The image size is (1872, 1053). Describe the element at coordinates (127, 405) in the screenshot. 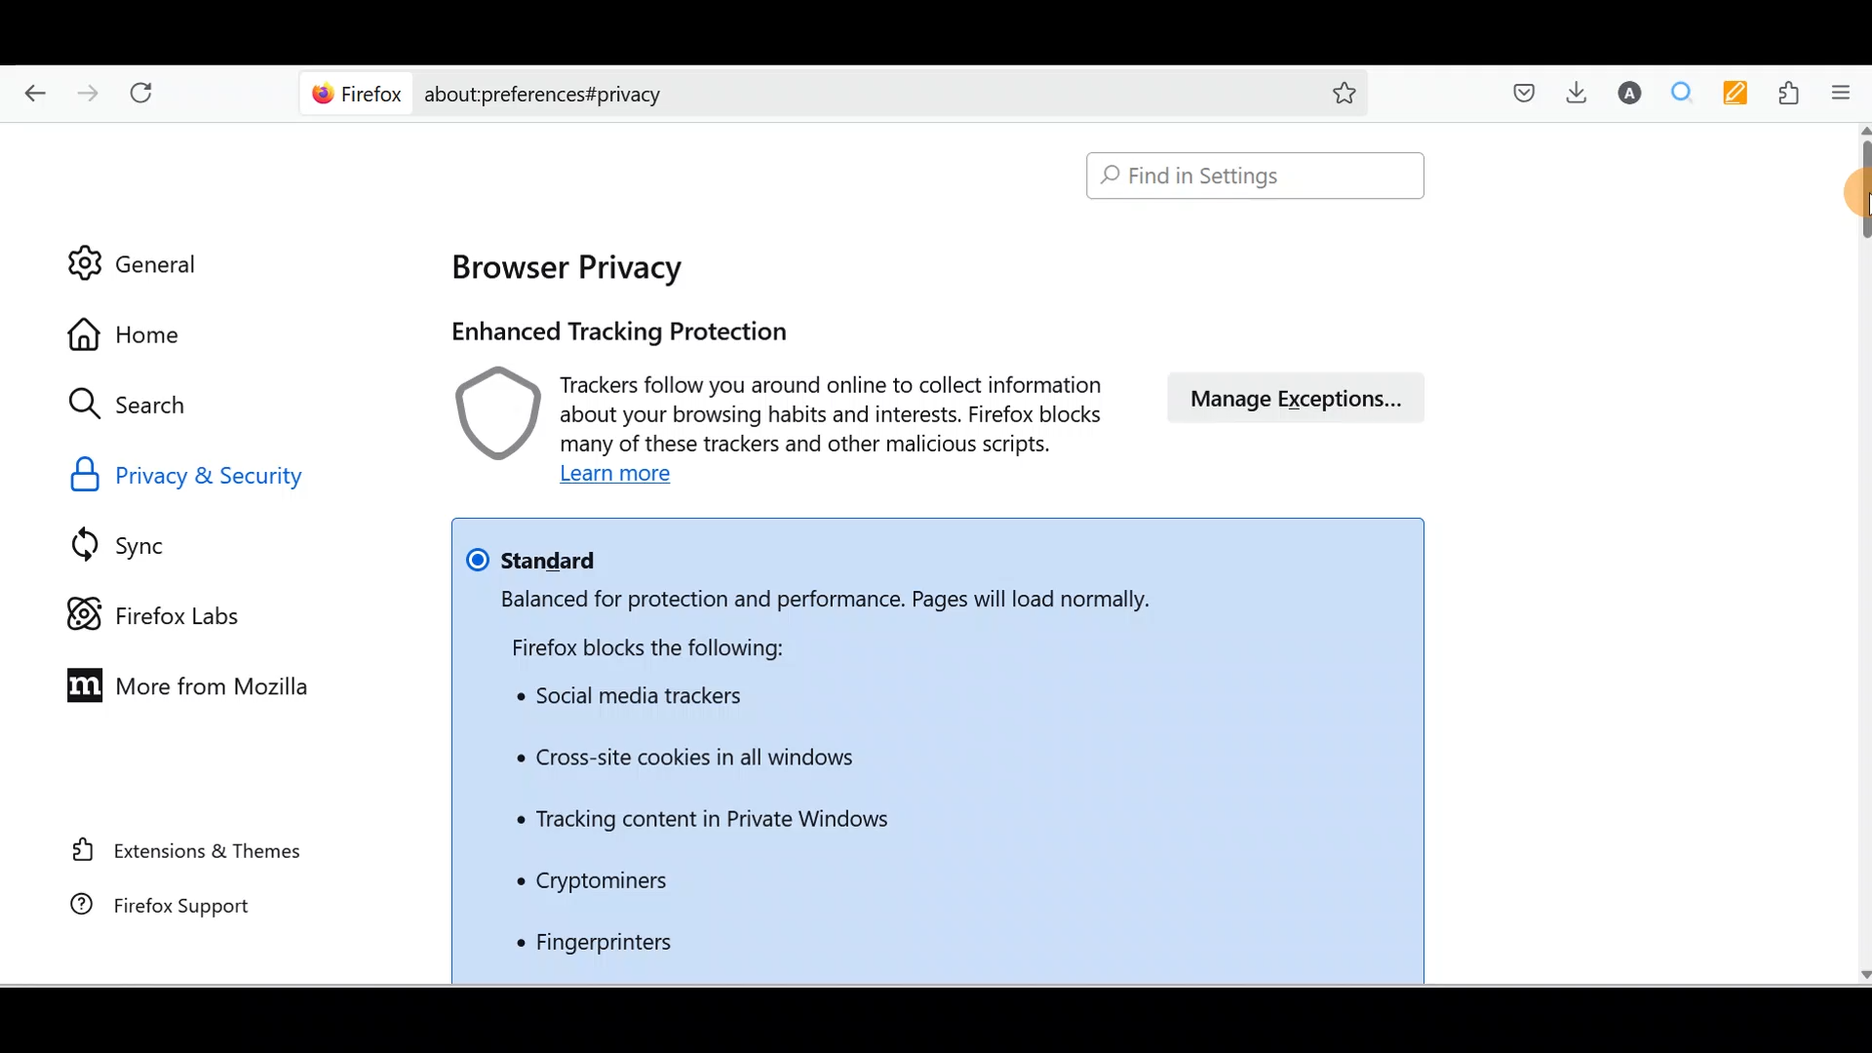

I see `Search` at that location.